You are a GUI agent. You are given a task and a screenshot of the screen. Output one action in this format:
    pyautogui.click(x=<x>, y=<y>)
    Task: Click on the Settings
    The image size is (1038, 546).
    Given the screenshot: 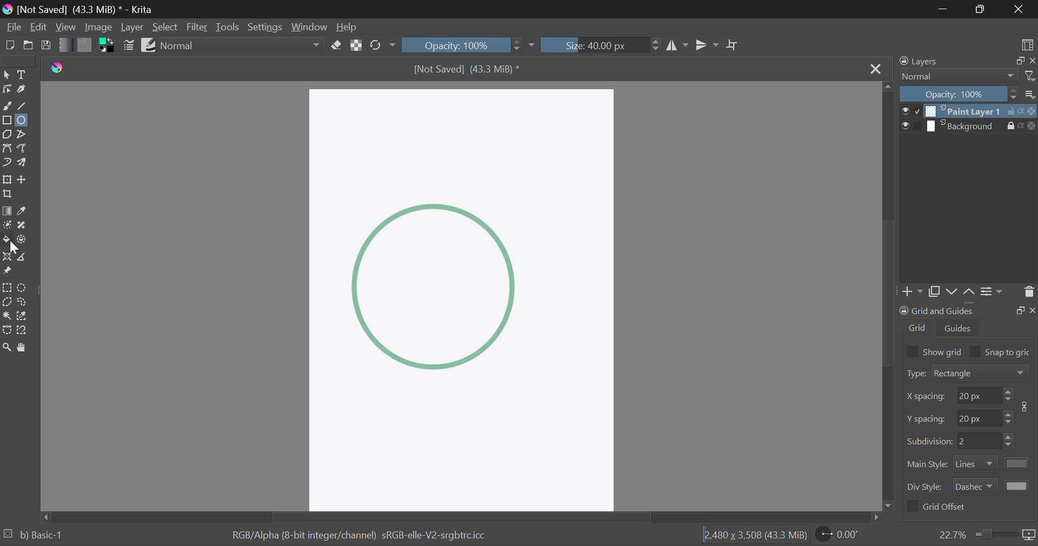 What is the action you would take?
    pyautogui.click(x=994, y=295)
    